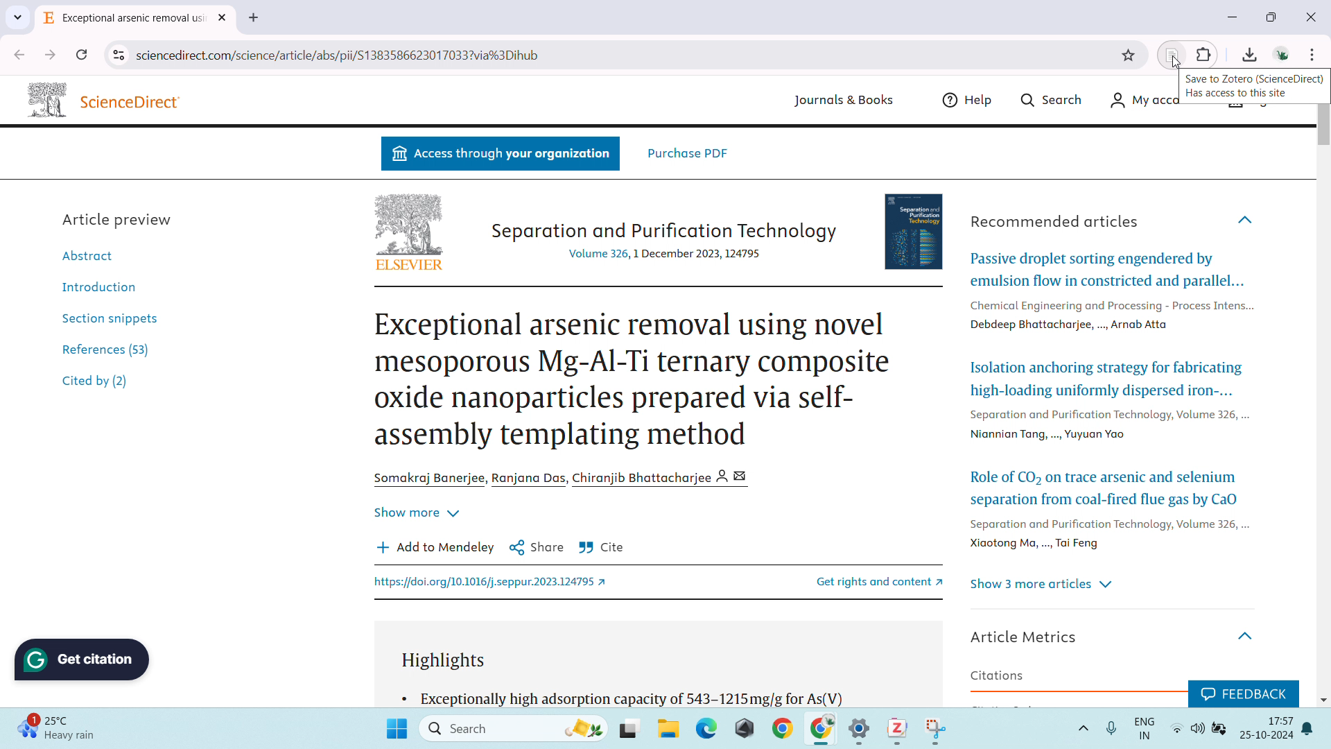  Describe the element at coordinates (408, 266) in the screenshot. I see `ELSEVIER` at that location.